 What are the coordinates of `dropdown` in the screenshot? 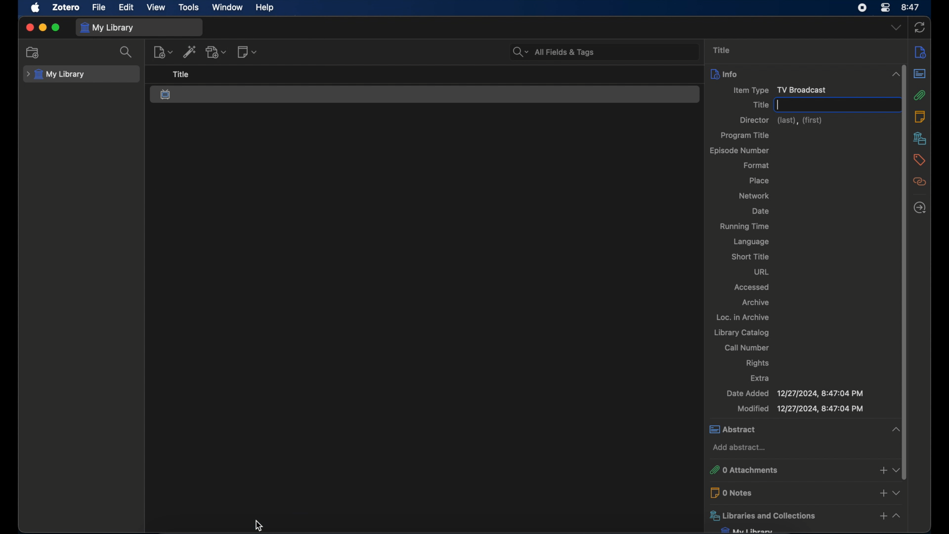 It's located at (898, 491).